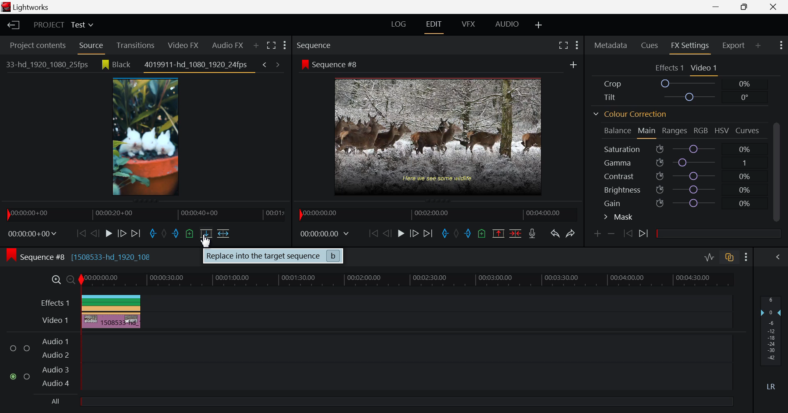 The height and width of the screenshot is (413, 788). Describe the element at coordinates (222, 233) in the screenshot. I see `Insert into Target Sequence` at that location.